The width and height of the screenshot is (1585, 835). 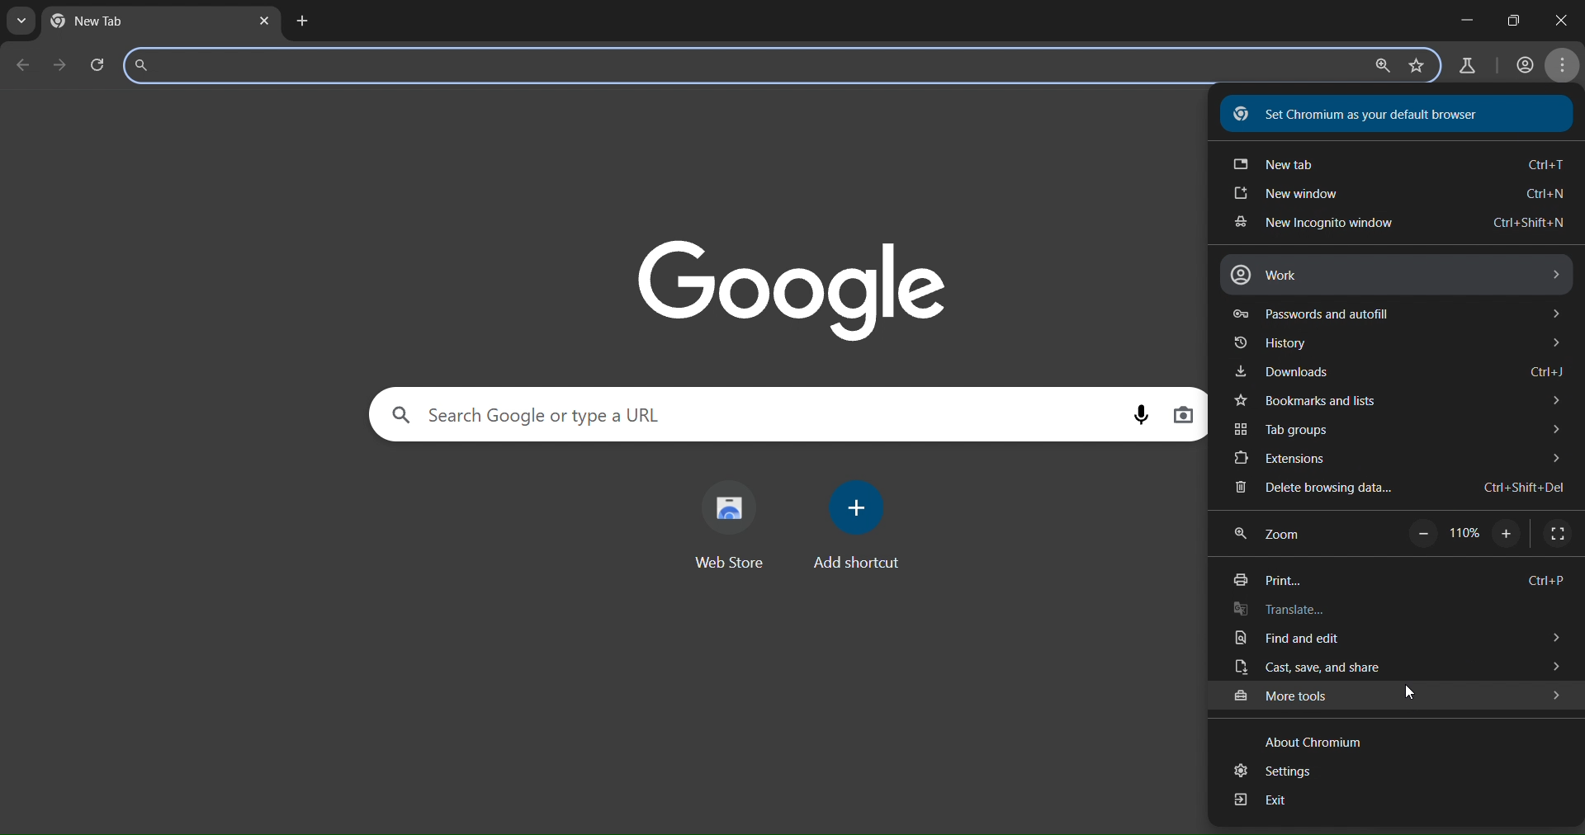 I want to click on settings, so click(x=1283, y=771).